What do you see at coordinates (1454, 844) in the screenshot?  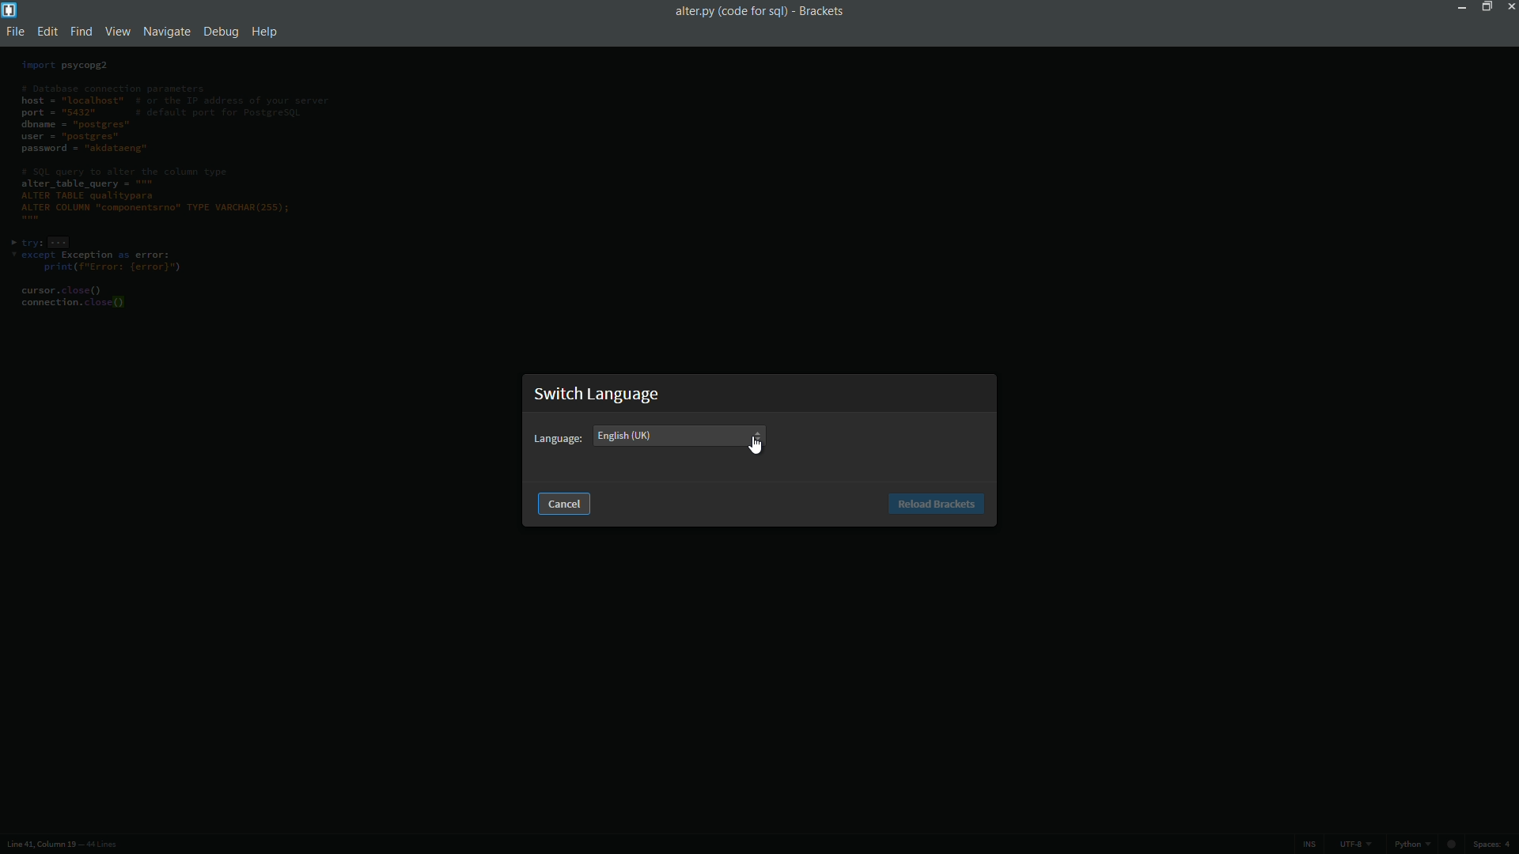 I see `circle` at bounding box center [1454, 844].